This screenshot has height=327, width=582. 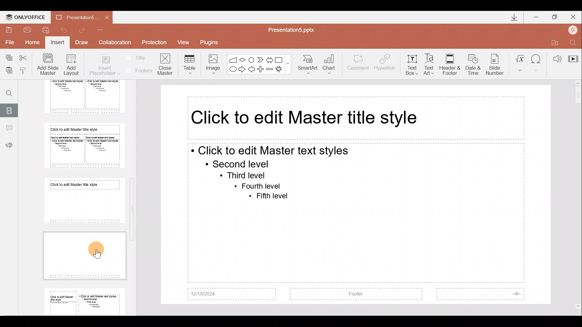 I want to click on Slide 6, so click(x=82, y=146).